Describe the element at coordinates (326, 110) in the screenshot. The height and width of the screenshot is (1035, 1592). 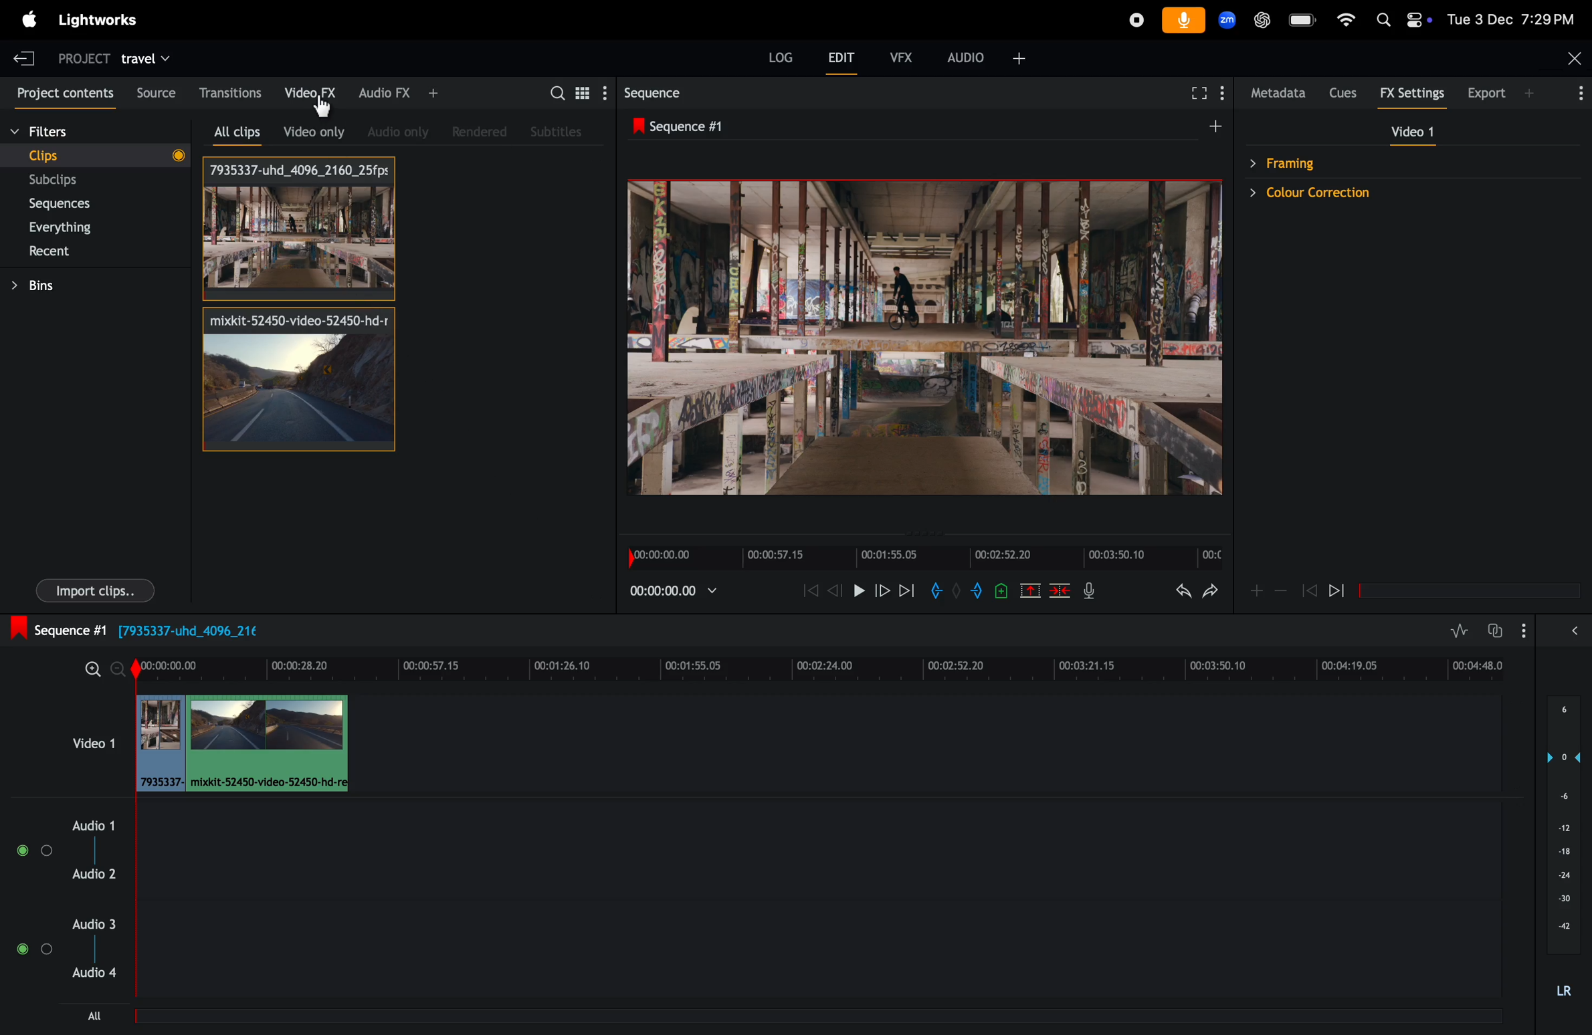
I see `` at that location.